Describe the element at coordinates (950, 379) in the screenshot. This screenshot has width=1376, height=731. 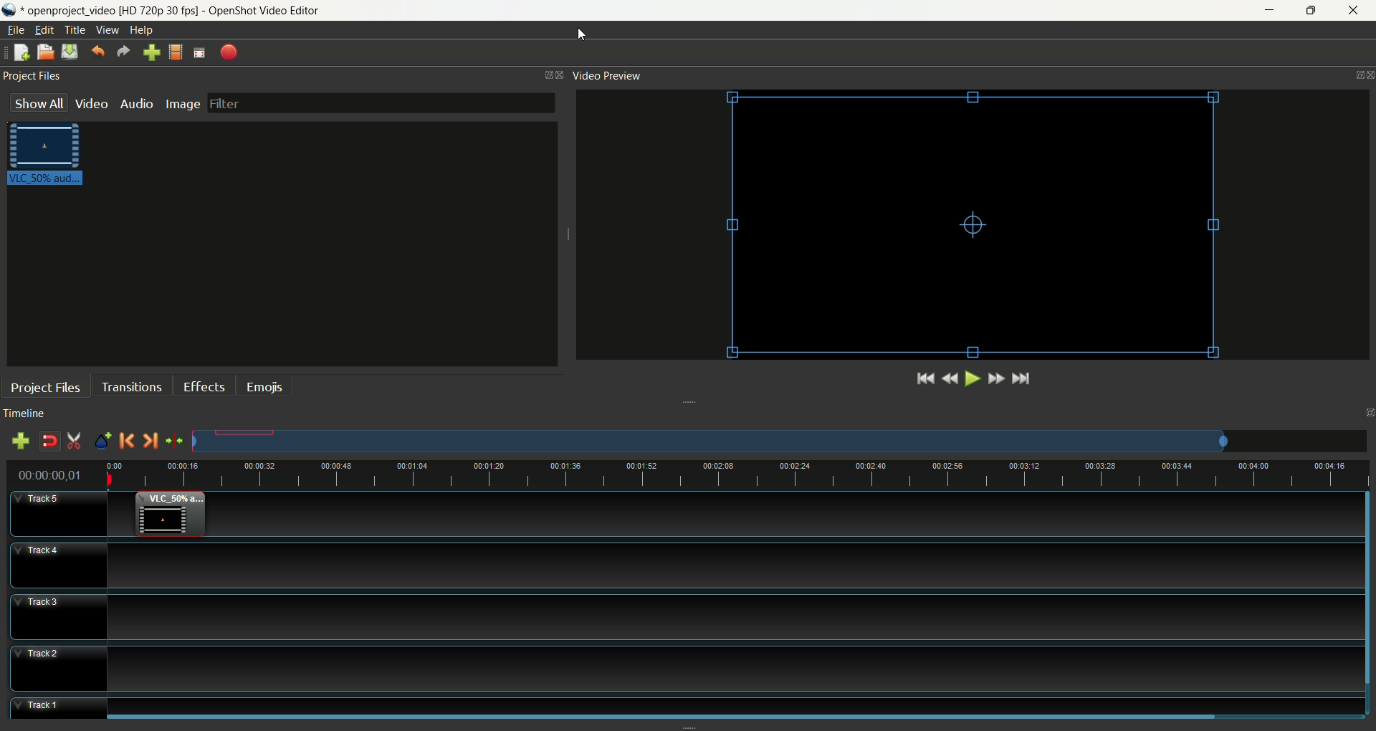
I see `rewind` at that location.